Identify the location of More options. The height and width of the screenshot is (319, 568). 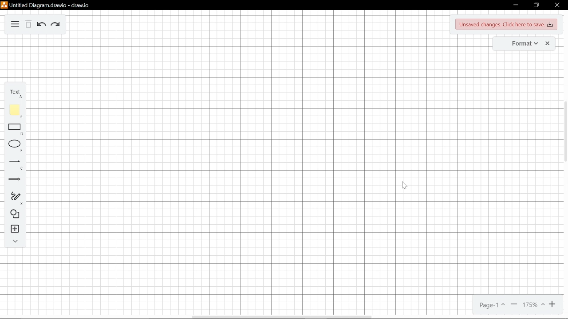
(15, 24).